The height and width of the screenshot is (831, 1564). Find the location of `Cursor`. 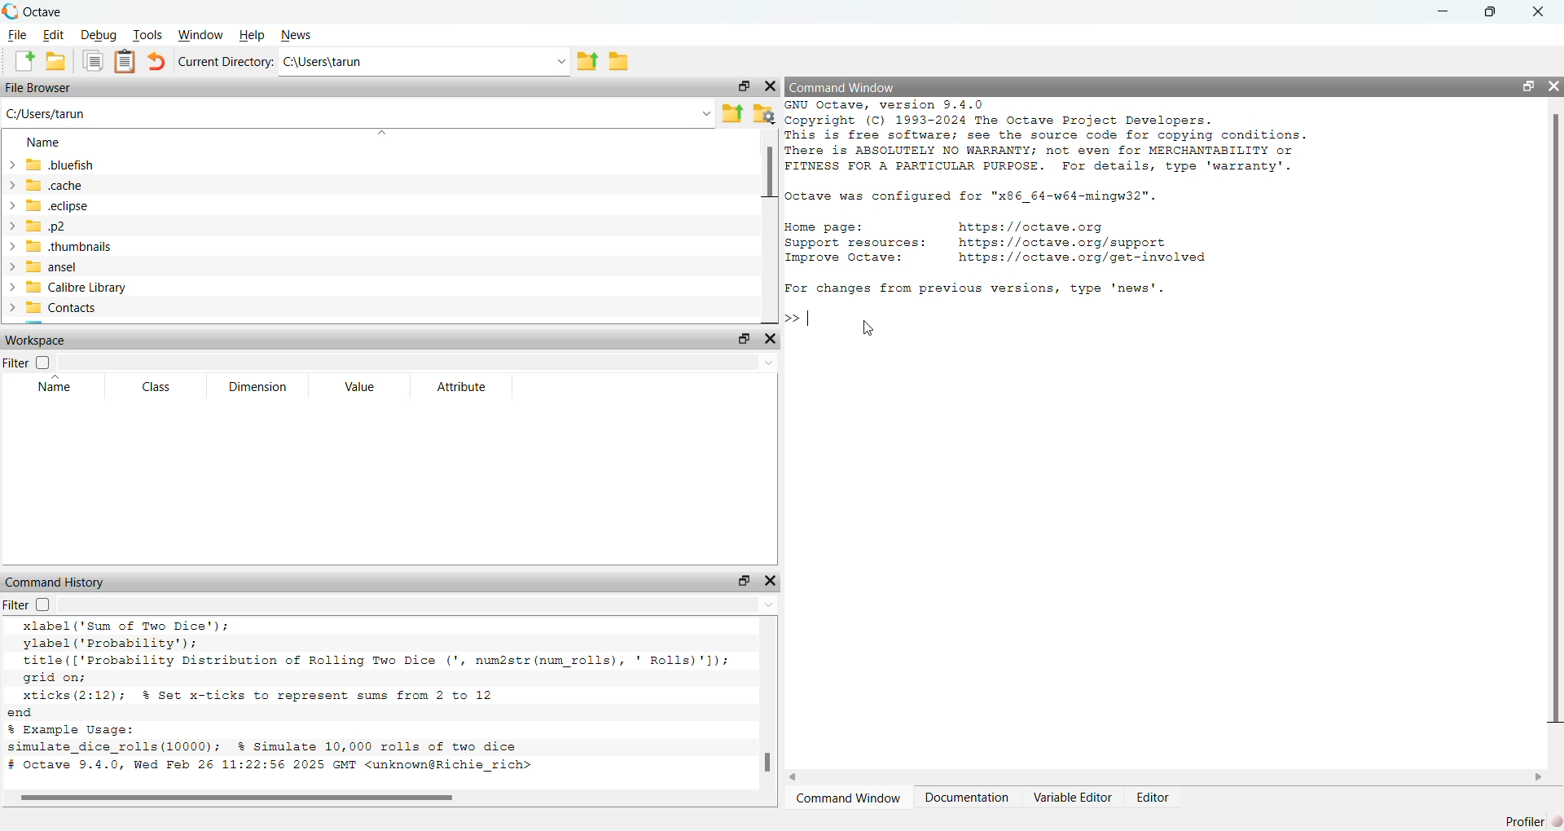

Cursor is located at coordinates (868, 325).